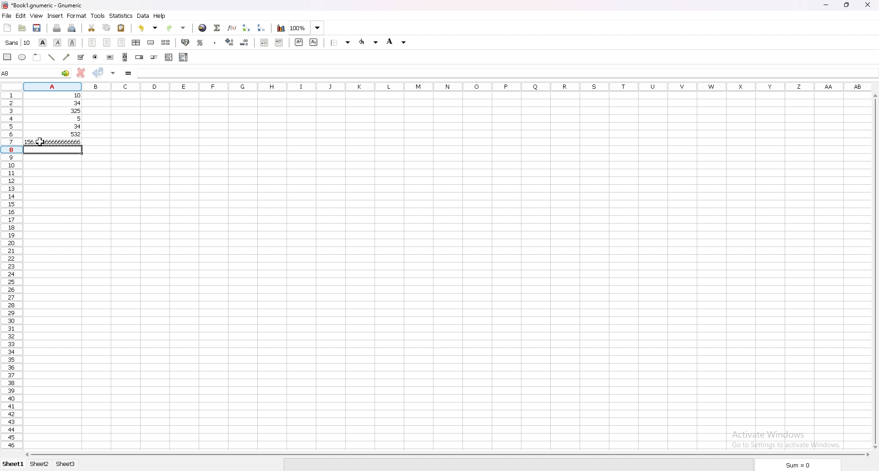 Image resolution: width=879 pixels, height=471 pixels. What do you see at coordinates (447, 455) in the screenshot?
I see `scroll bar` at bounding box center [447, 455].